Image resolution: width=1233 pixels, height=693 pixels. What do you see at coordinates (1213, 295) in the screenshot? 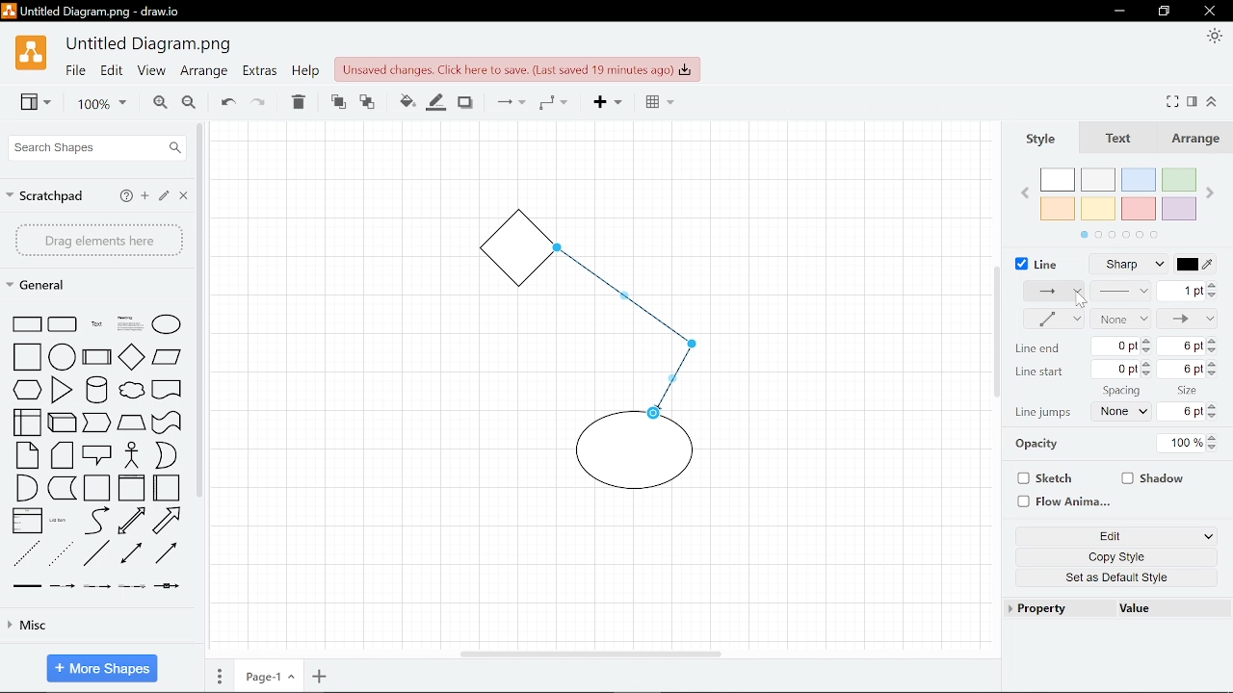
I see `Decrease thickness` at bounding box center [1213, 295].